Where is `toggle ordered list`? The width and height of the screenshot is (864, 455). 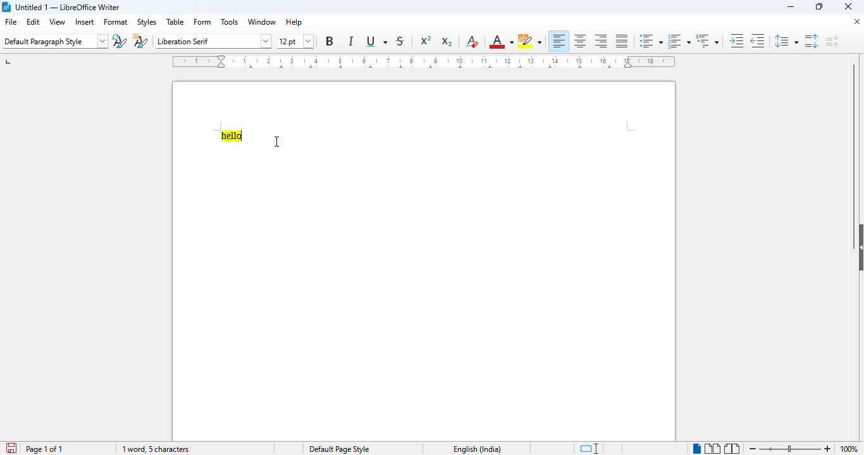
toggle ordered list is located at coordinates (679, 40).